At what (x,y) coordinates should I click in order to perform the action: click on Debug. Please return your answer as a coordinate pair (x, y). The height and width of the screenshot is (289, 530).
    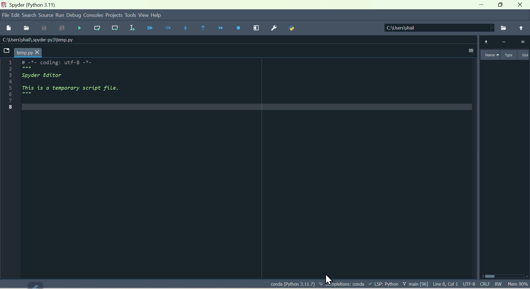
    Looking at the image, I should click on (73, 15).